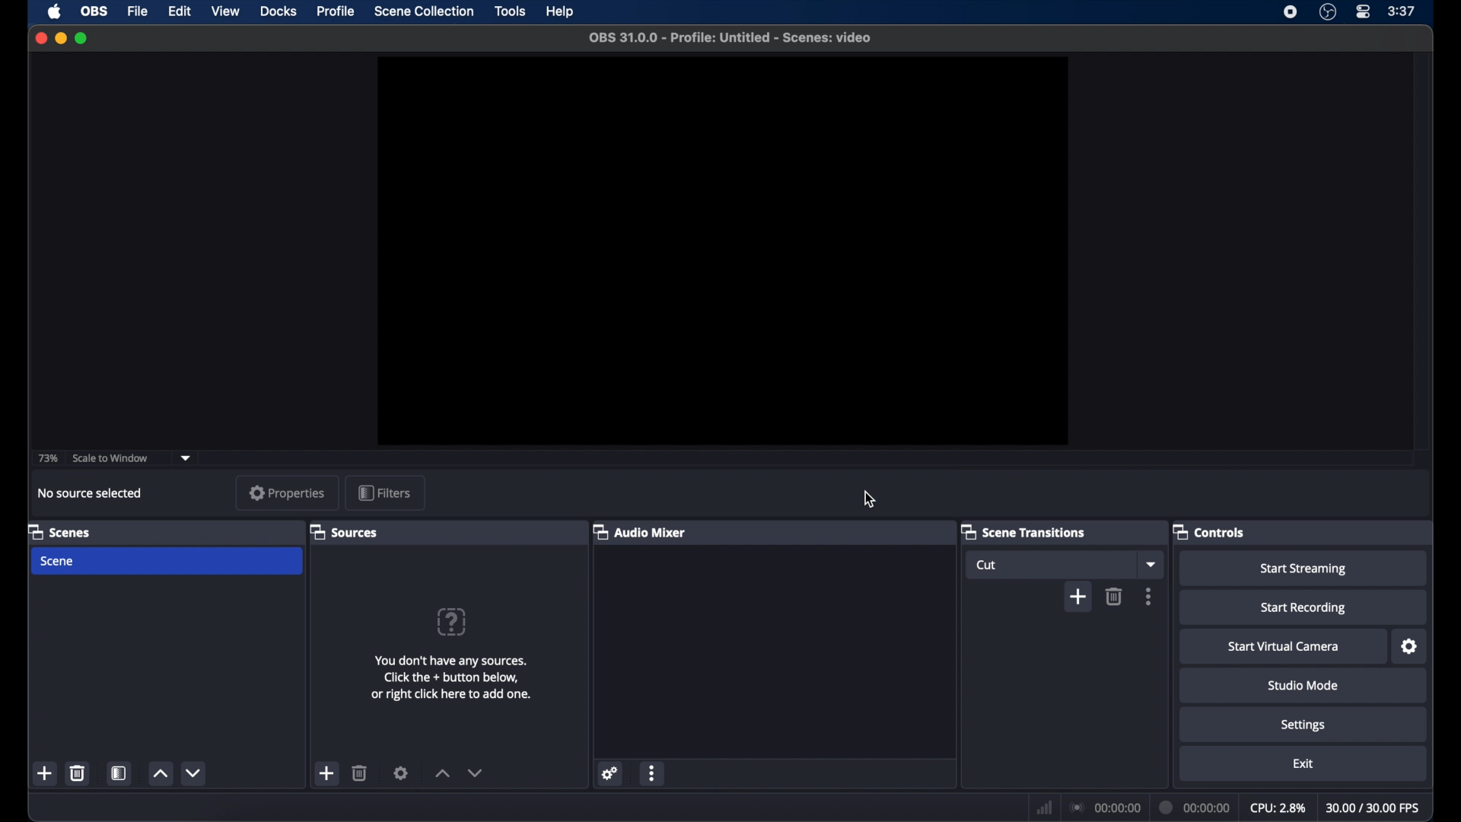 The image size is (1461, 822). Describe the element at coordinates (1209, 531) in the screenshot. I see `controls` at that location.